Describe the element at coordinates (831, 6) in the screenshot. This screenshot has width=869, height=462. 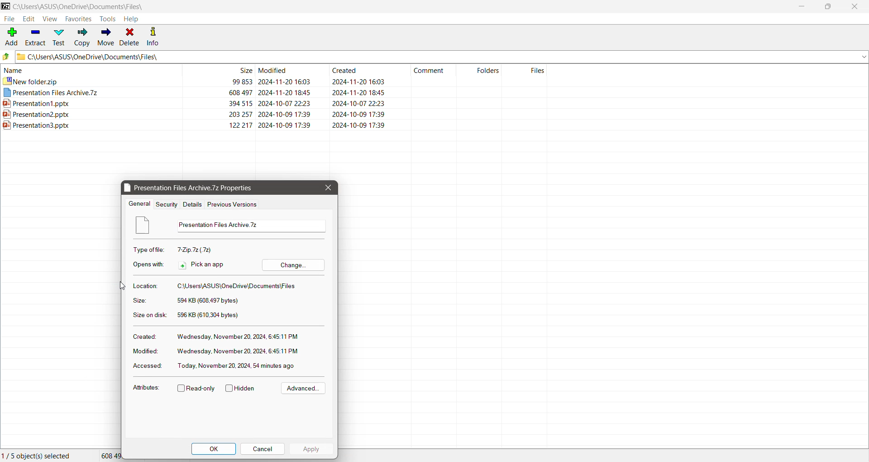
I see `Restore Down` at that location.